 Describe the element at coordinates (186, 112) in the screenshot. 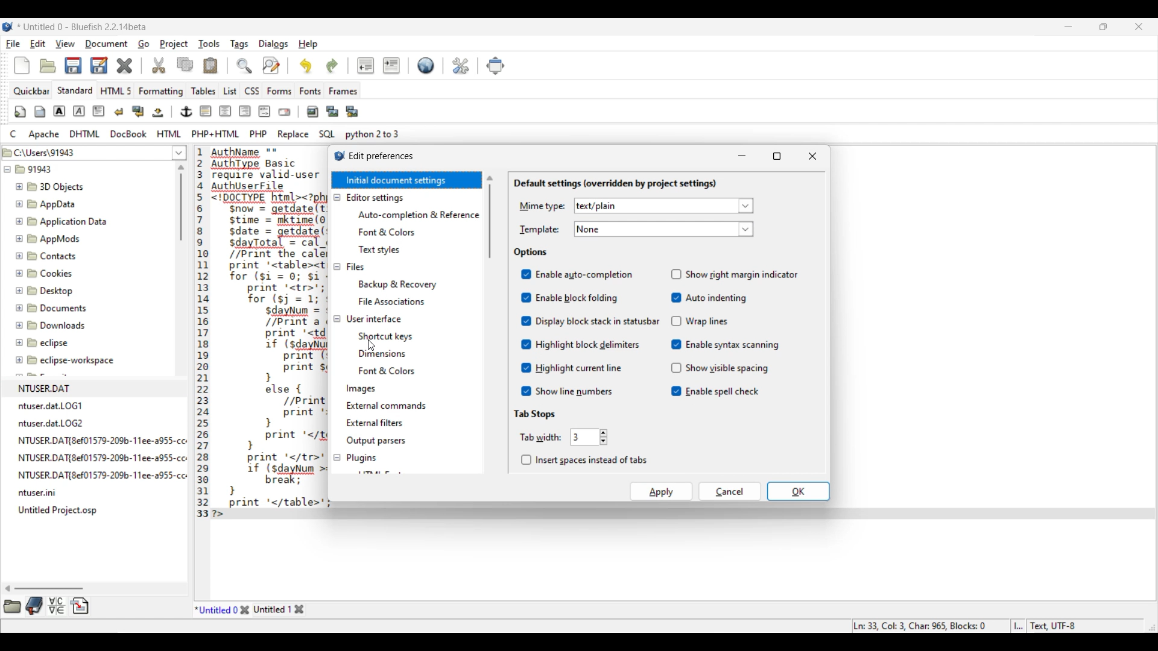

I see `Text and image edit tools` at that location.